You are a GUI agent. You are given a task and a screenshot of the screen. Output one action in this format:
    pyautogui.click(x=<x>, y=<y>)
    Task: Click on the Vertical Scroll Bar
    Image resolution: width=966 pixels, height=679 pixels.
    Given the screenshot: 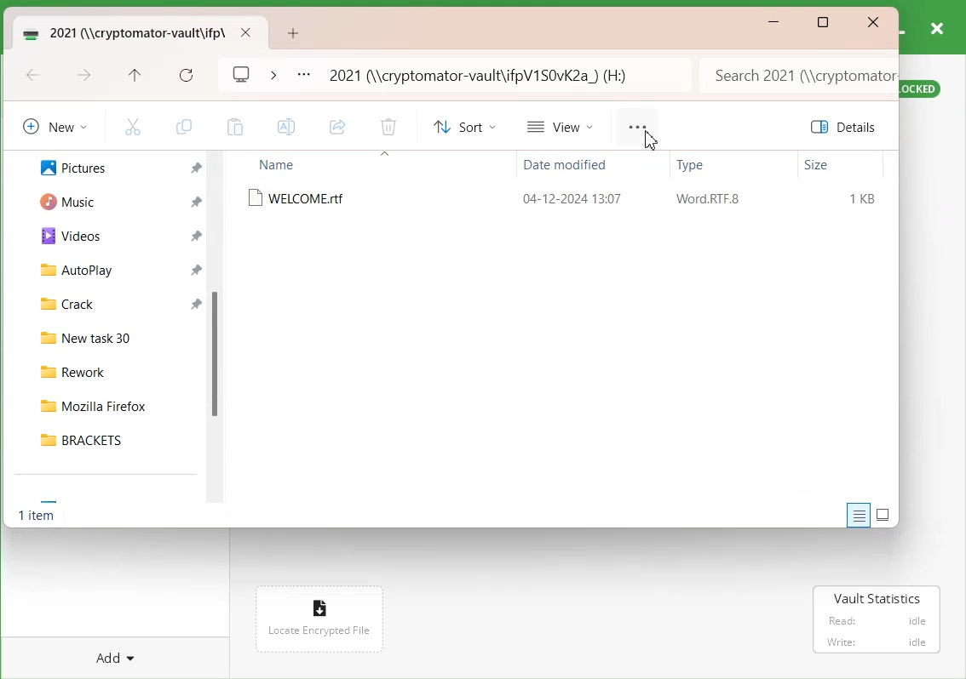 What is the action you would take?
    pyautogui.click(x=216, y=327)
    